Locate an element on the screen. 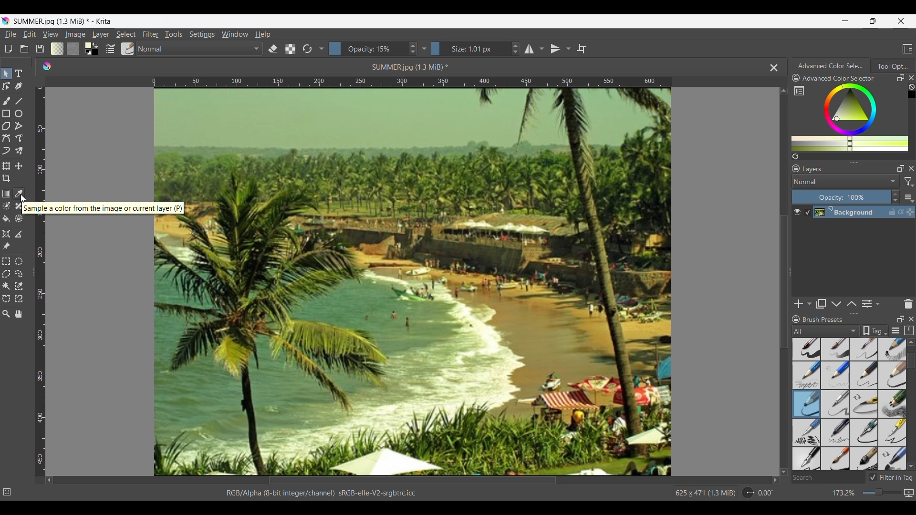  Horizontal mirror tool is located at coordinates (528, 49).